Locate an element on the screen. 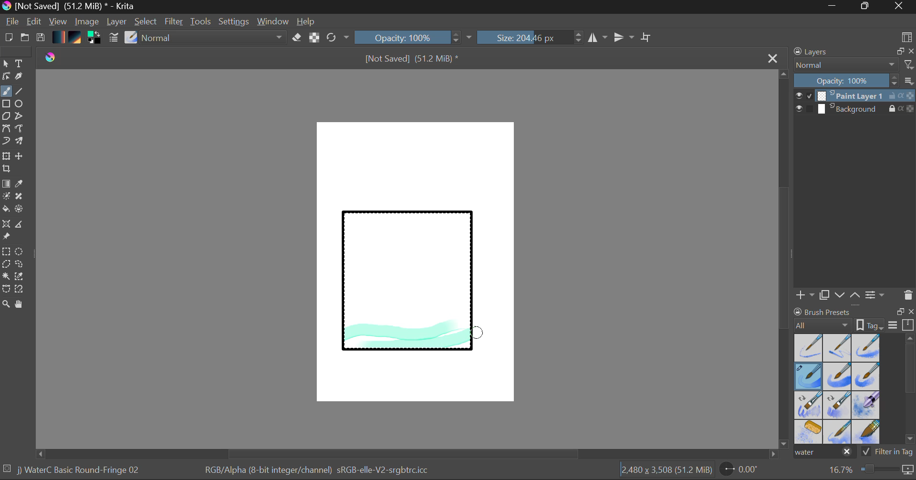 This screenshot has height=480, width=916. Crop is located at coordinates (647, 37).